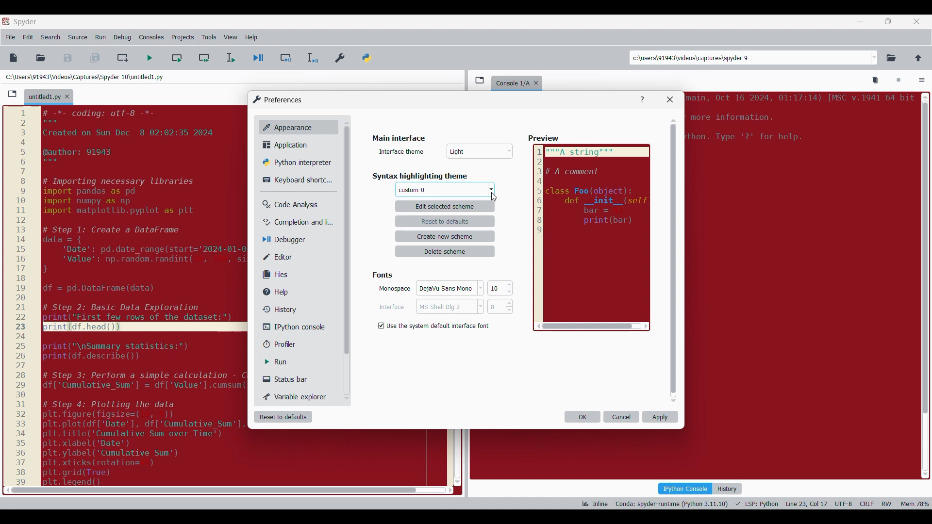  What do you see at coordinates (280, 292) in the screenshot?
I see `Help` at bounding box center [280, 292].